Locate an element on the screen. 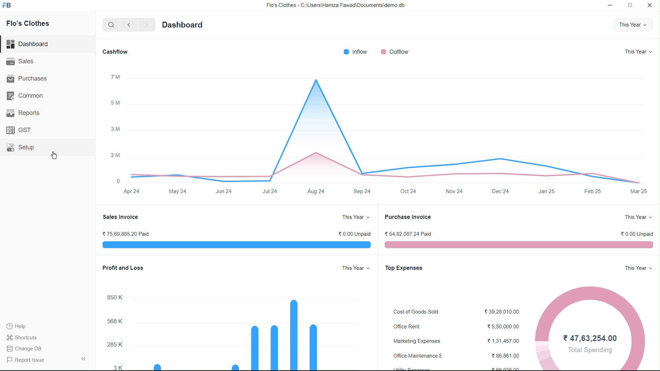 The width and height of the screenshot is (660, 371). Sales is located at coordinates (22, 62).